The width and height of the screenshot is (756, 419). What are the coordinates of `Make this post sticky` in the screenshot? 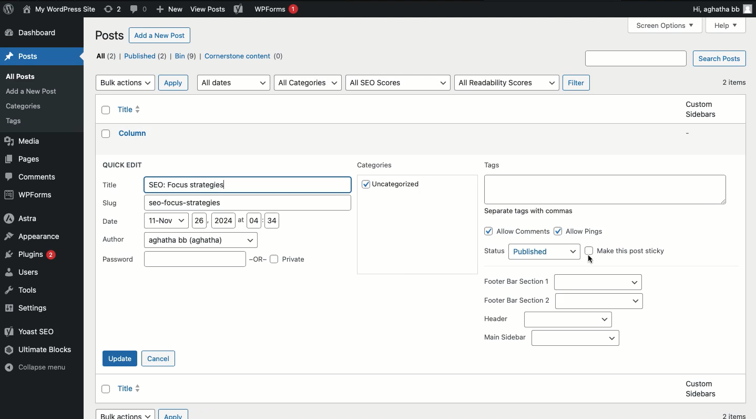 It's located at (634, 252).